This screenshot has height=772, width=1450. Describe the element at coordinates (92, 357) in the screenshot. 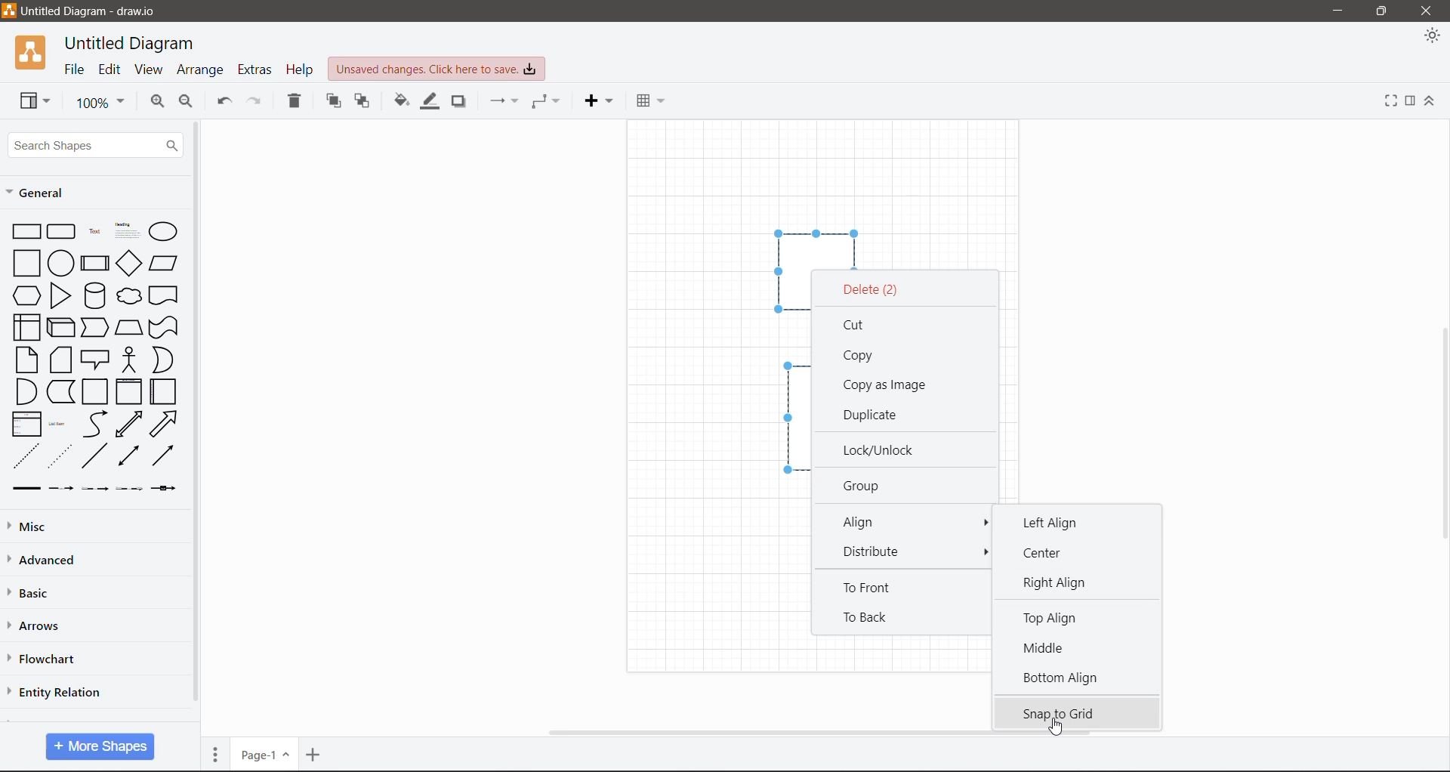

I see `Shapes available in General` at that location.